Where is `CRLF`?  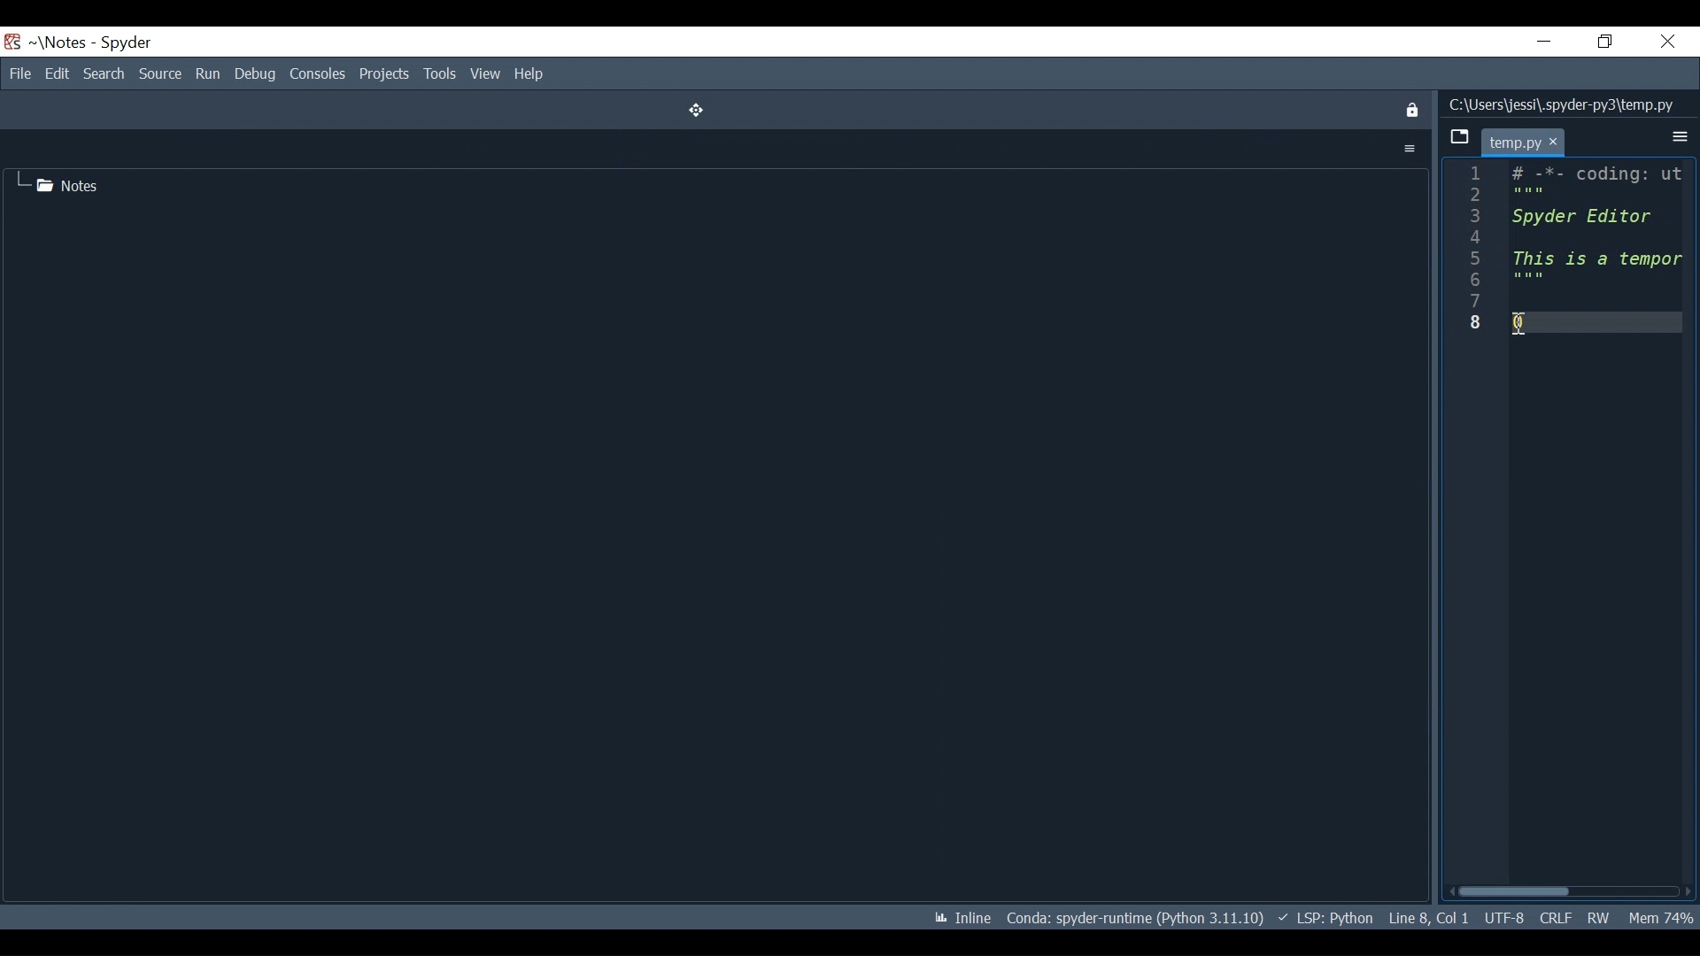 CRLF is located at coordinates (1555, 916).